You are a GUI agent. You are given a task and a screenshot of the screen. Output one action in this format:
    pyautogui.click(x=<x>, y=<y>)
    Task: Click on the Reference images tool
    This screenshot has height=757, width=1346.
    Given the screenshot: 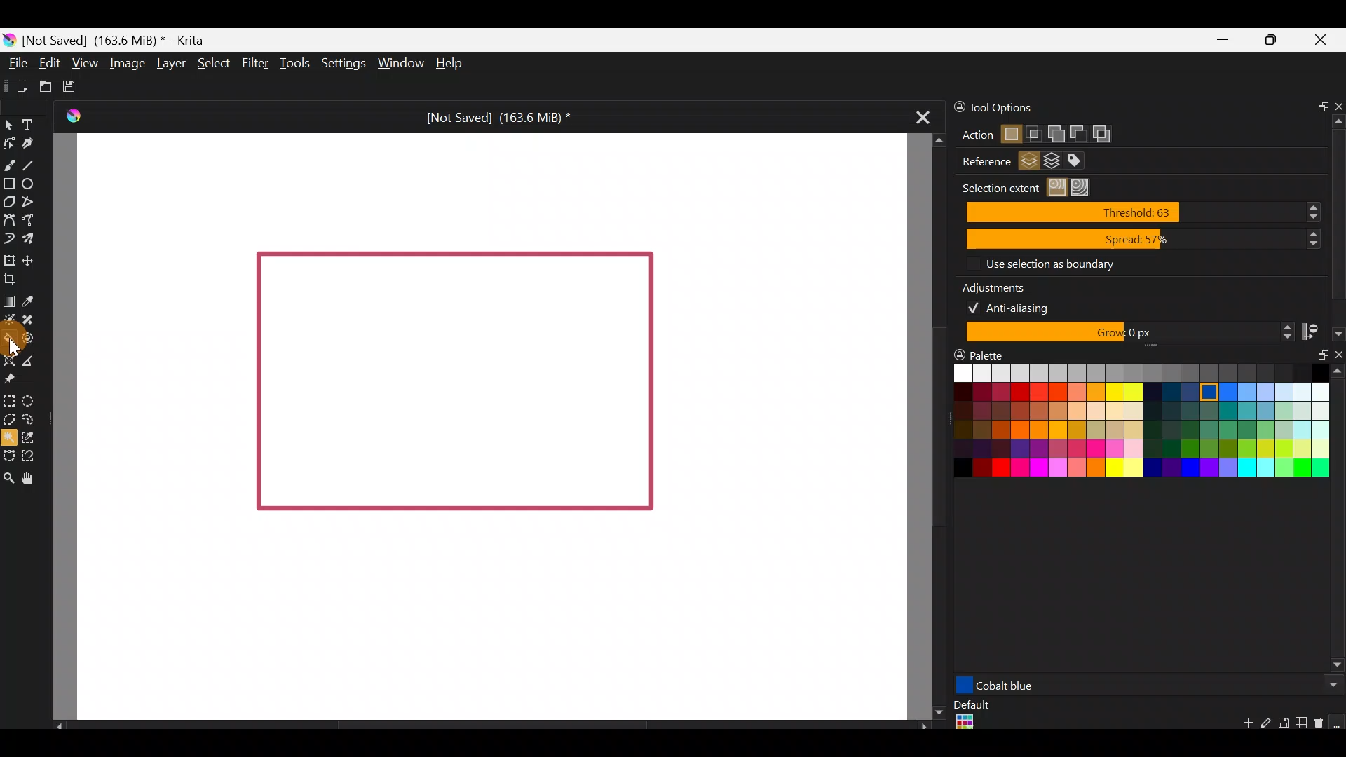 What is the action you would take?
    pyautogui.click(x=15, y=381)
    